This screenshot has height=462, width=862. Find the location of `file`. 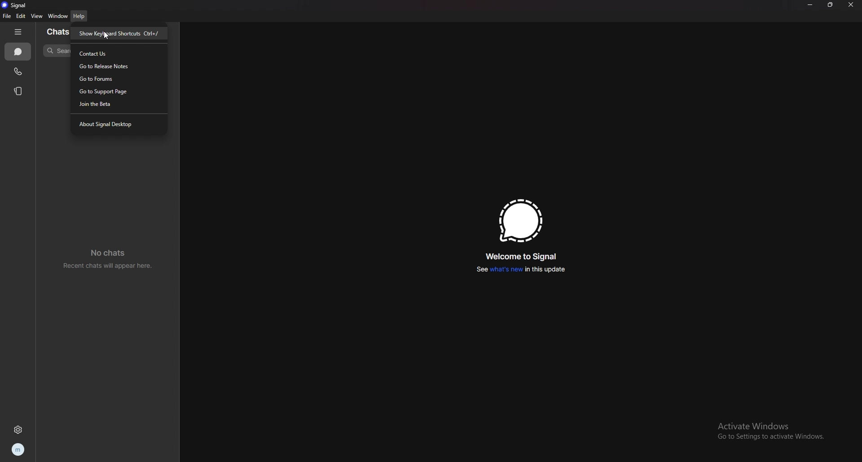

file is located at coordinates (7, 16).